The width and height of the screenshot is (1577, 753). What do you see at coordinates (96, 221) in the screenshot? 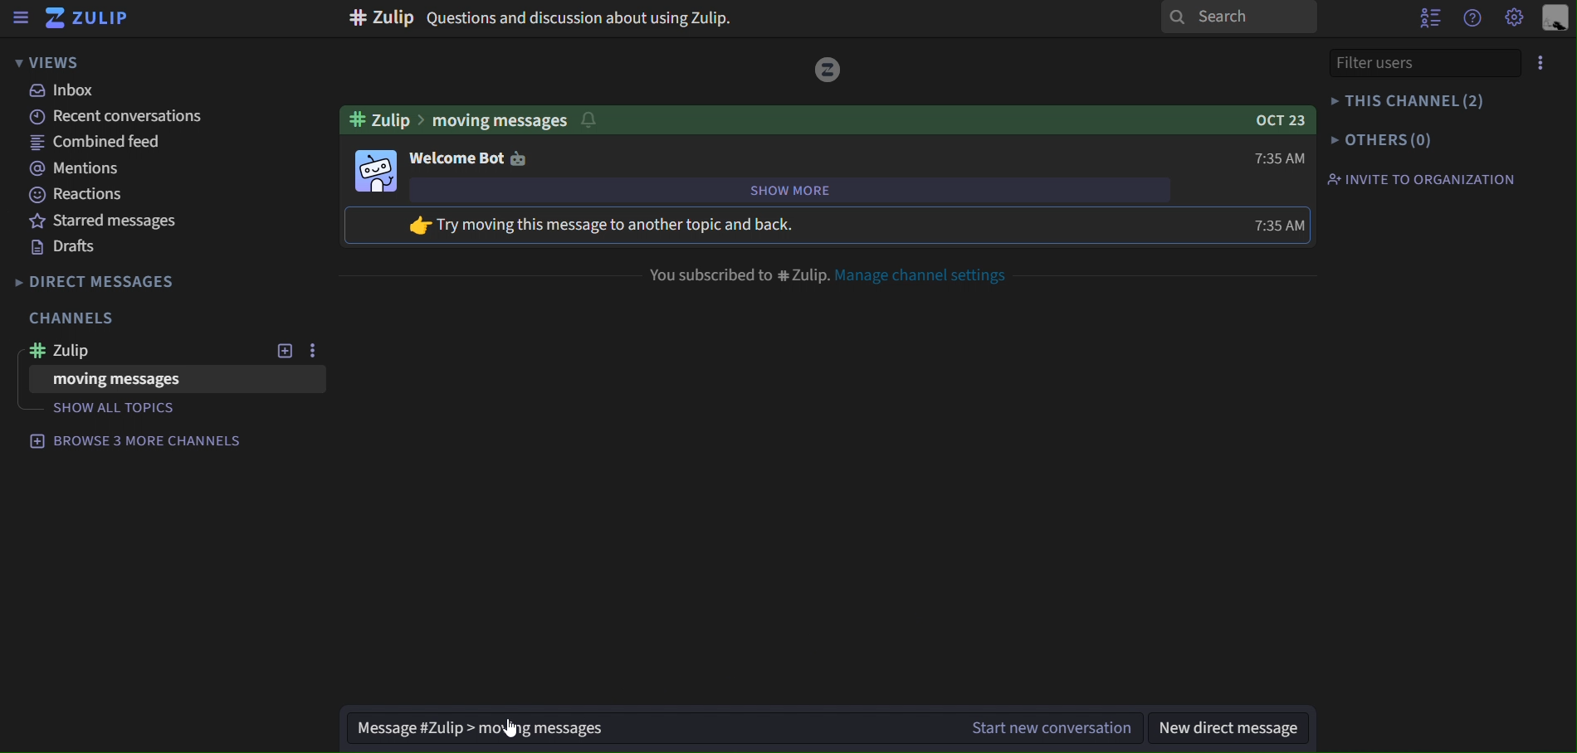
I see `starred messages` at bounding box center [96, 221].